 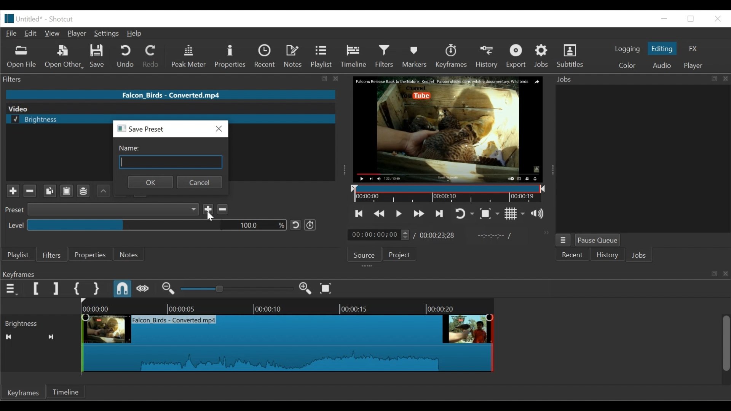 What do you see at coordinates (189, 57) in the screenshot?
I see `Peak Meter` at bounding box center [189, 57].